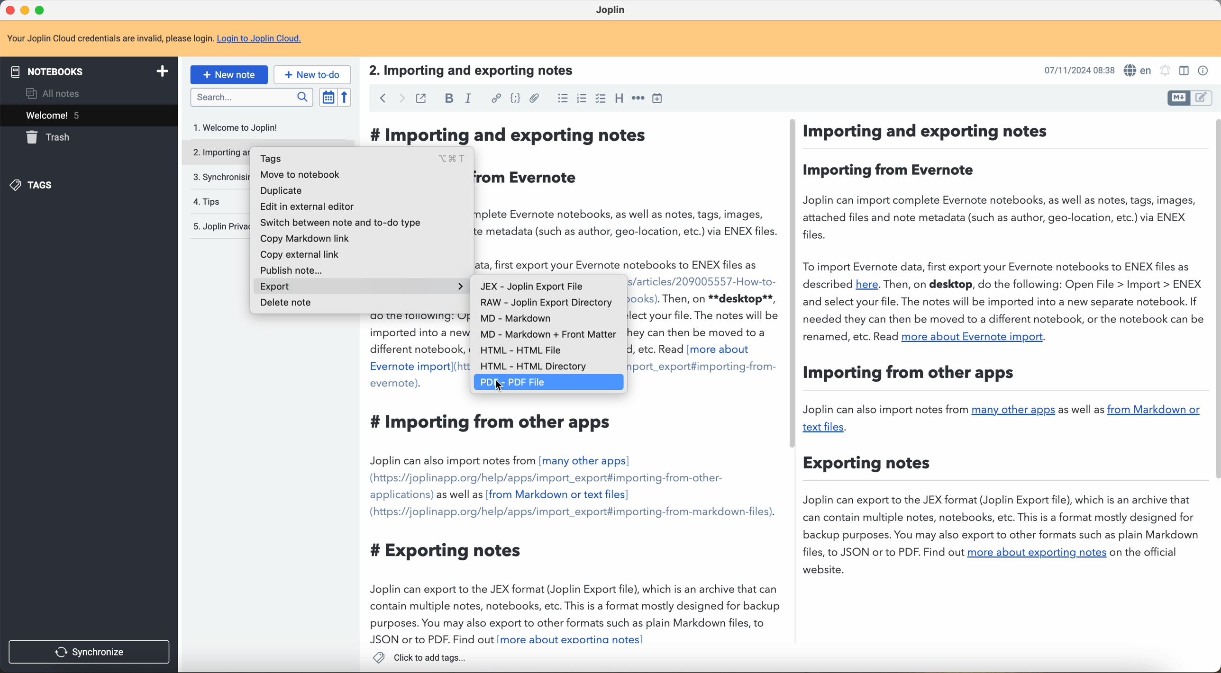 The width and height of the screenshot is (1221, 673). What do you see at coordinates (581, 100) in the screenshot?
I see `numbered list` at bounding box center [581, 100].